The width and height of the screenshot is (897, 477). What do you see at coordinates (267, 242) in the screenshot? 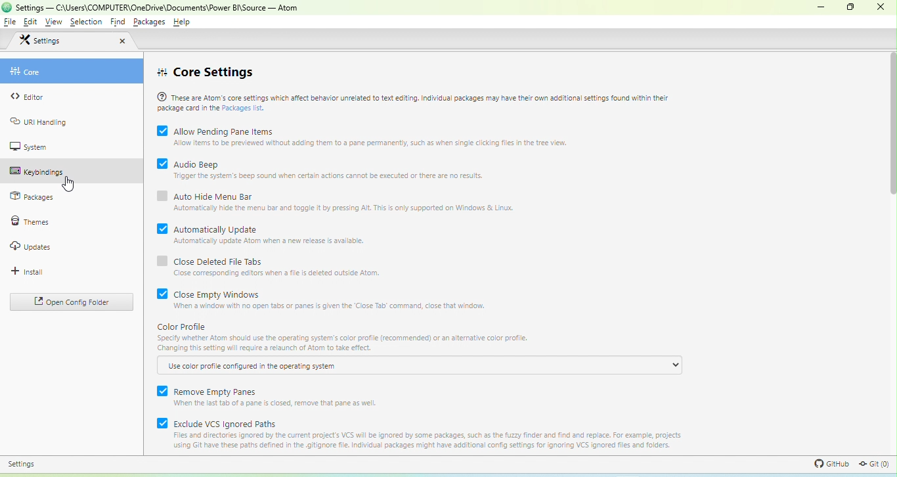
I see `‘Automatically update Atom when a new release is available.` at bounding box center [267, 242].